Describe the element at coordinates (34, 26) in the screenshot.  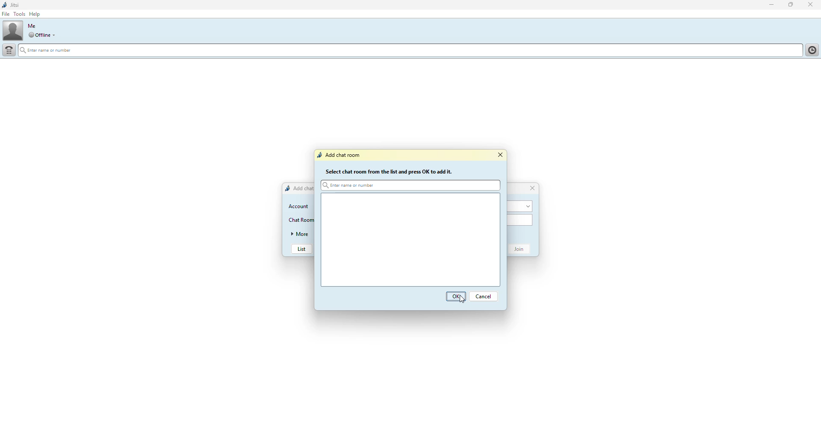
I see `me` at that location.